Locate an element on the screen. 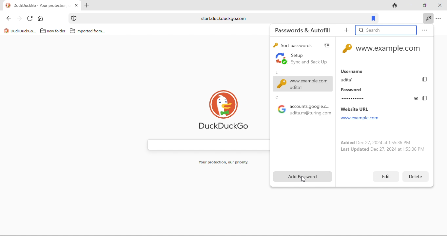 The image size is (447, 236). option is located at coordinates (439, 18).